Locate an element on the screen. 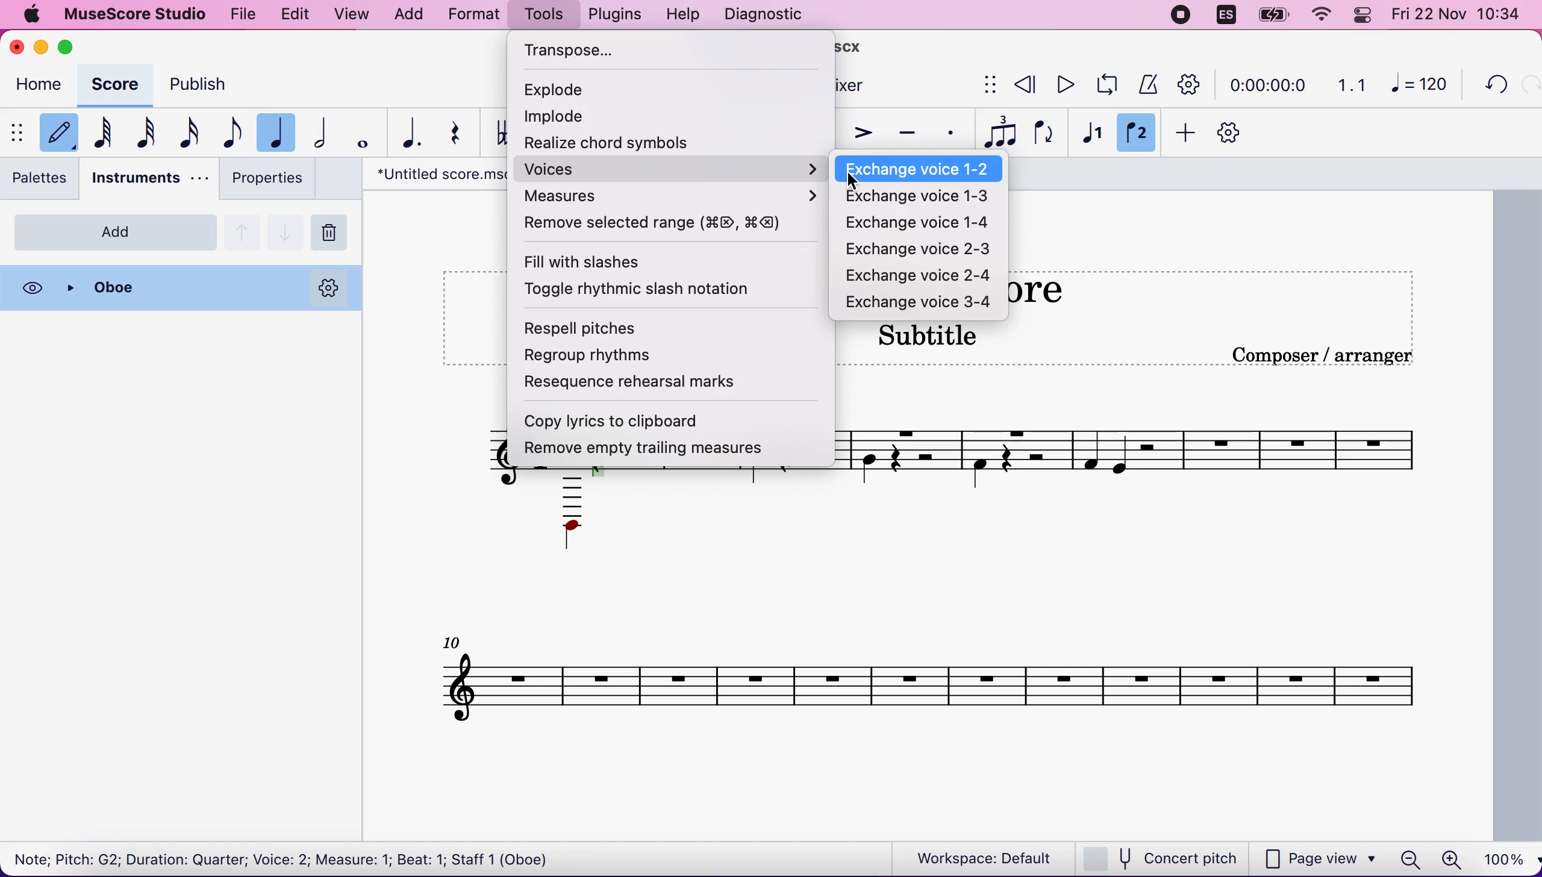 Image resolution: width=1542 pixels, height=877 pixels. 100% is located at coordinates (1505, 858).